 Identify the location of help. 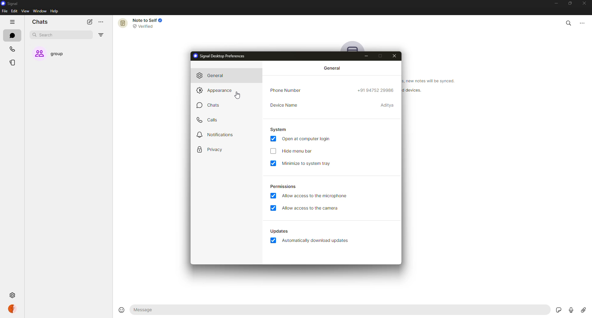
(55, 11).